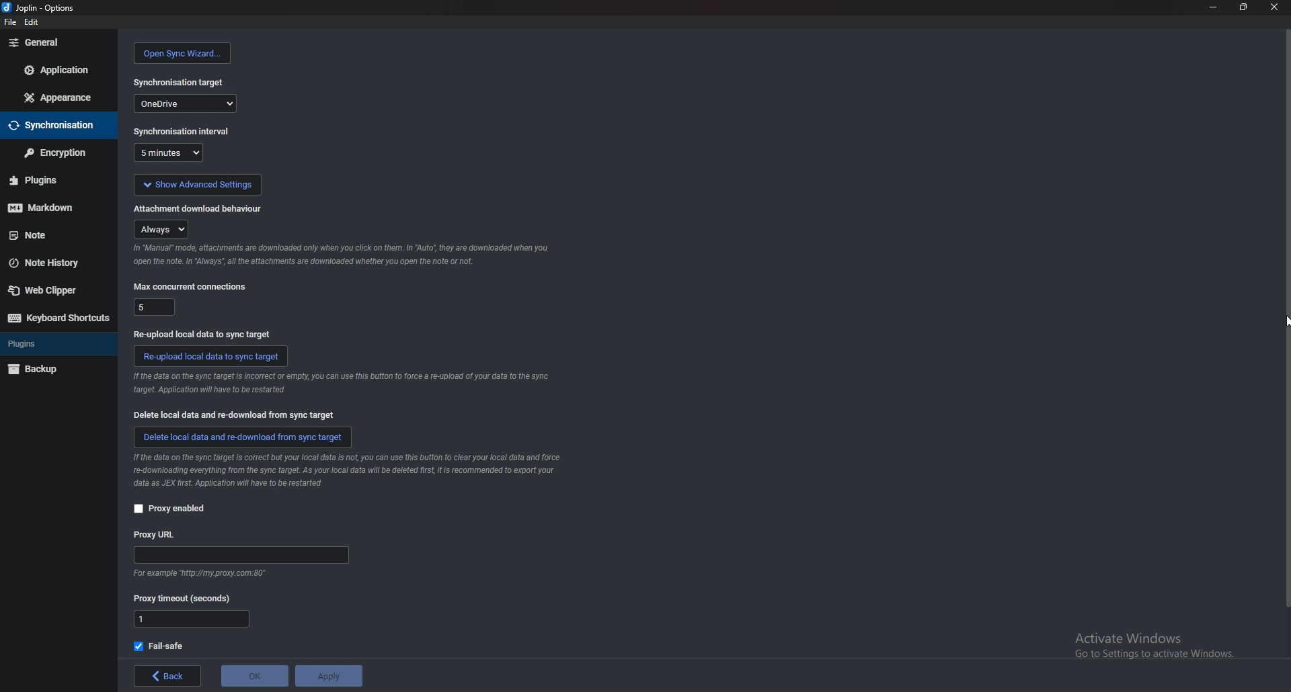 This screenshot has width=1291, height=692. I want to click on web clipper, so click(53, 292).